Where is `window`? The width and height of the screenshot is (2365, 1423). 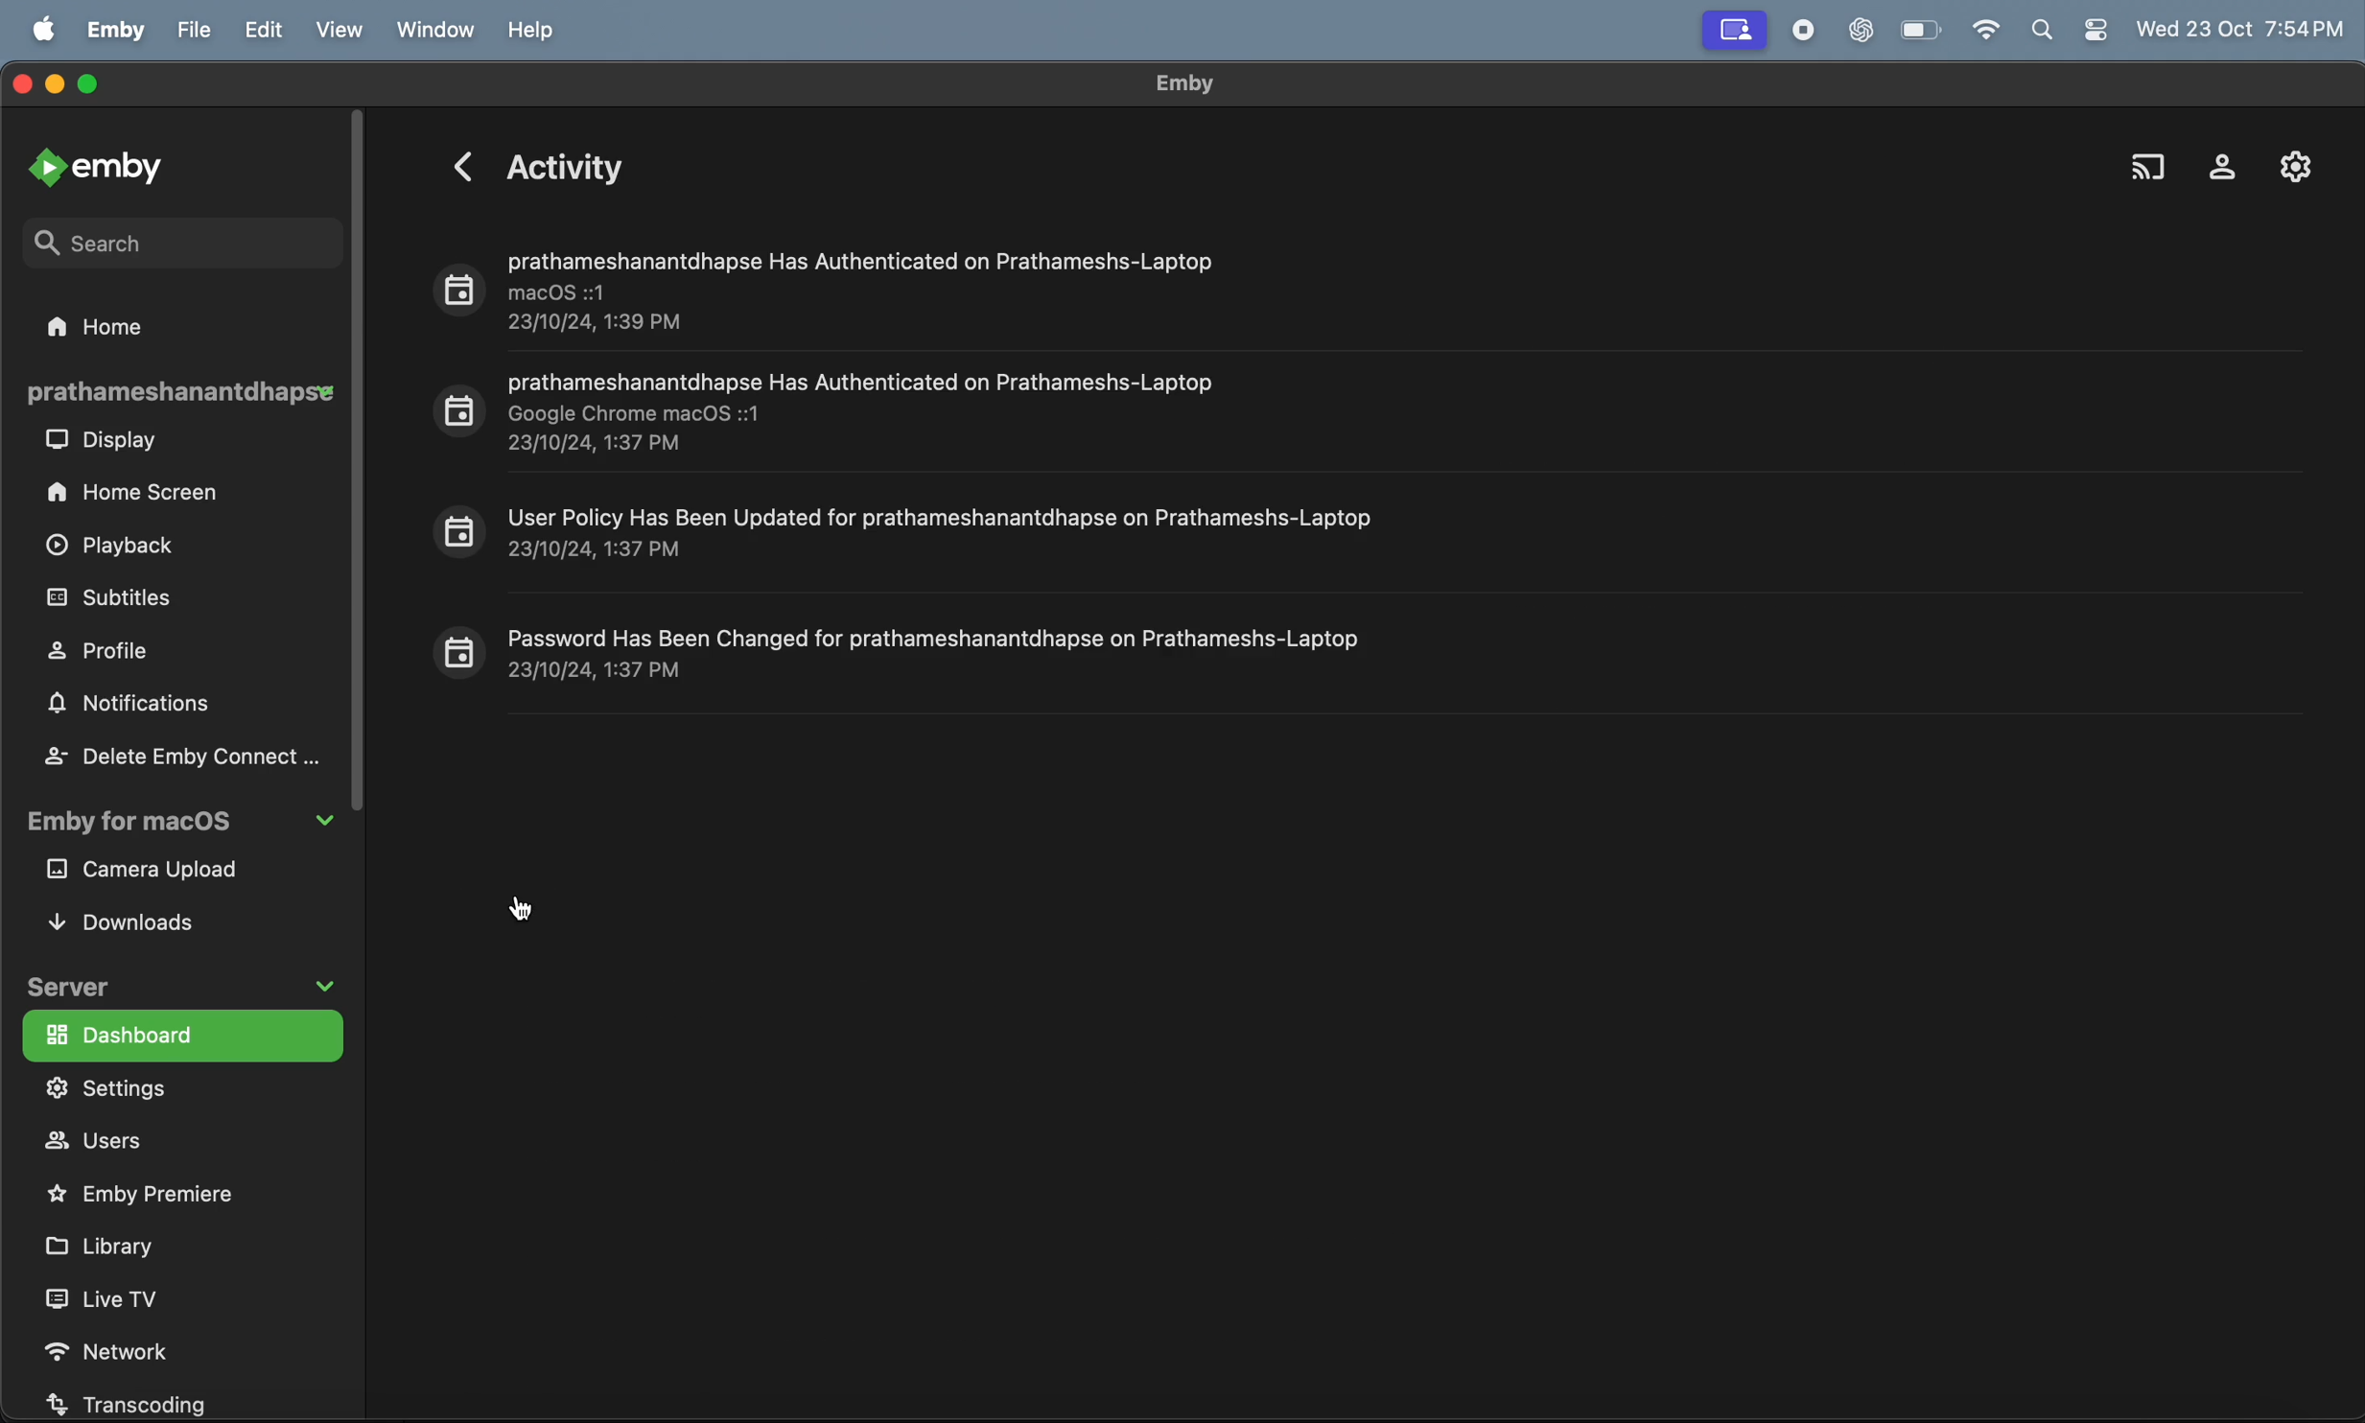
window is located at coordinates (435, 31).